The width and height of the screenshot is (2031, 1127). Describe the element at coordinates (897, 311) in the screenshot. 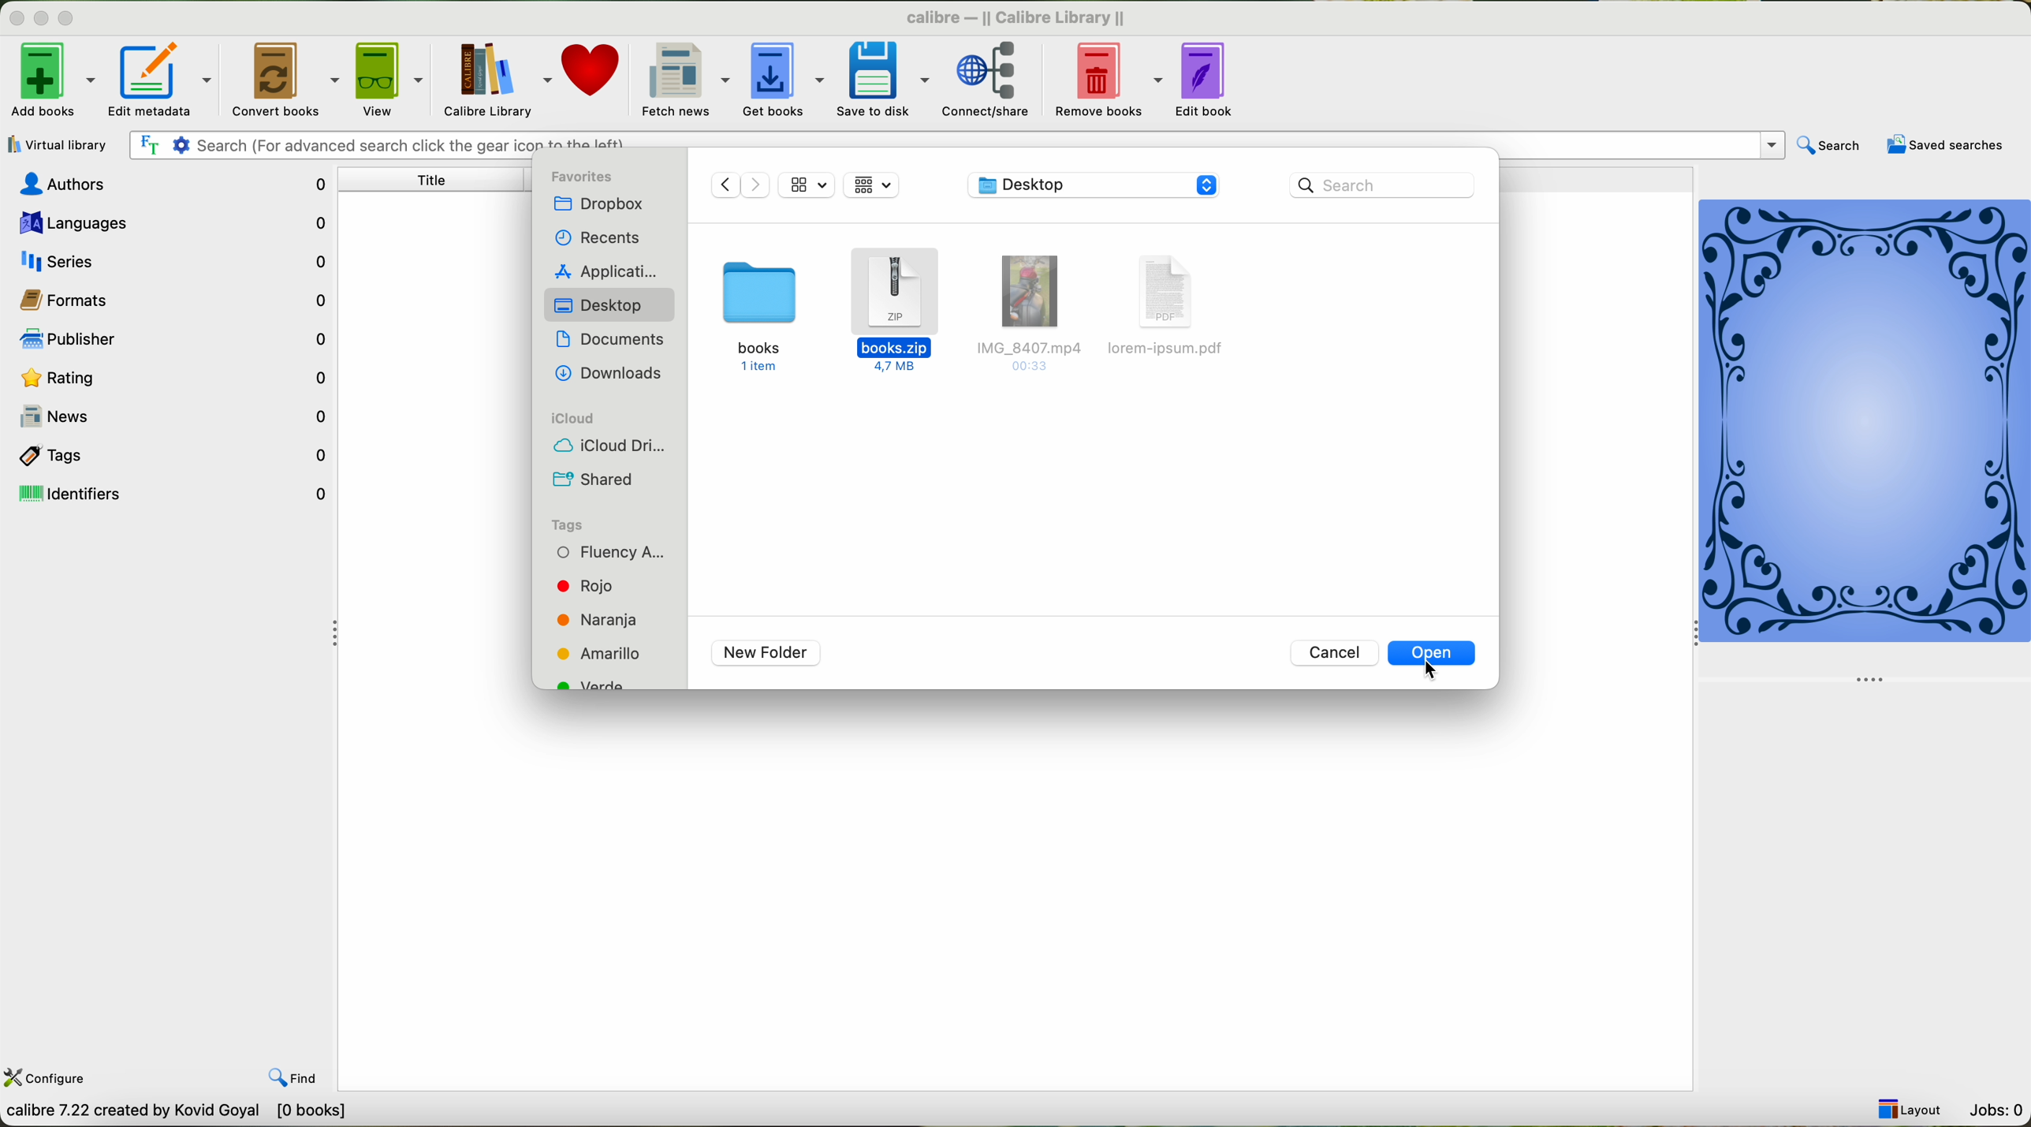

I see `zip file selected` at that location.